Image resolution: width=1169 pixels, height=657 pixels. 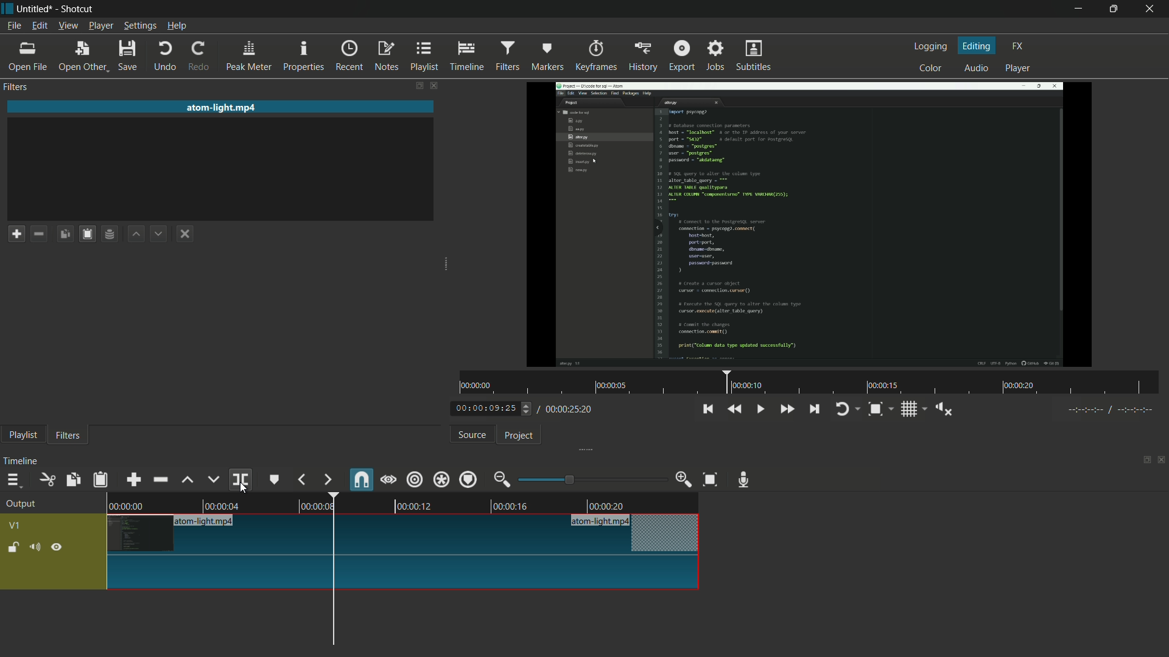 I want to click on video in timeline, so click(x=405, y=501).